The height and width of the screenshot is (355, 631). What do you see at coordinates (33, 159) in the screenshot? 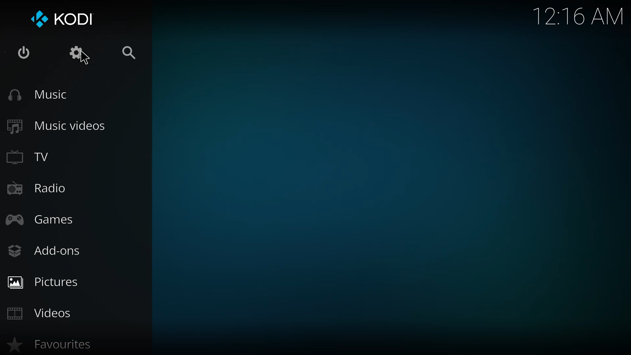
I see `tv` at bounding box center [33, 159].